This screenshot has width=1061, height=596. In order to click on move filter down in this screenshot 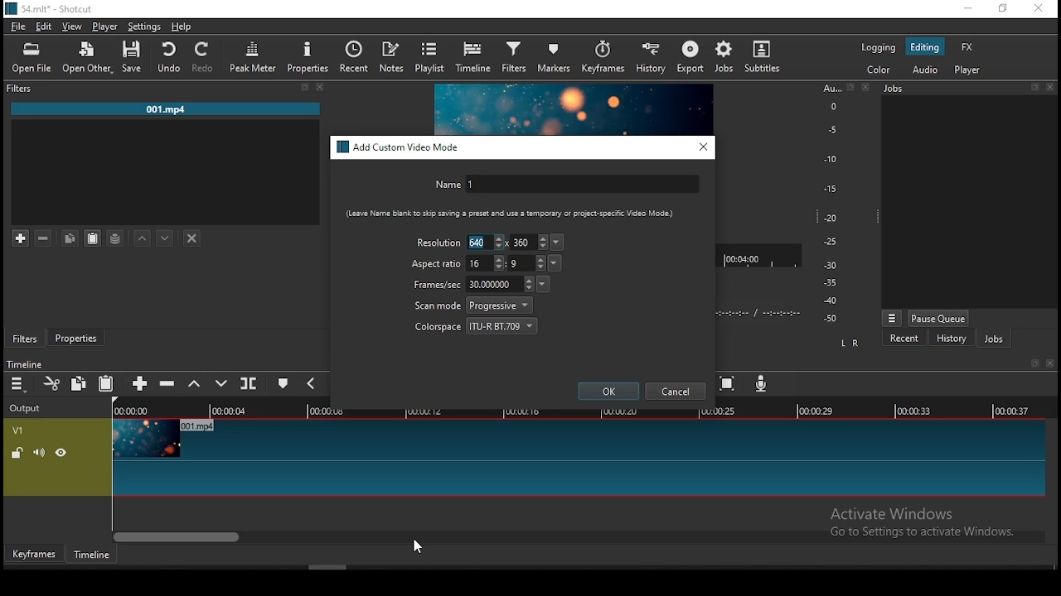, I will do `click(165, 238)`.